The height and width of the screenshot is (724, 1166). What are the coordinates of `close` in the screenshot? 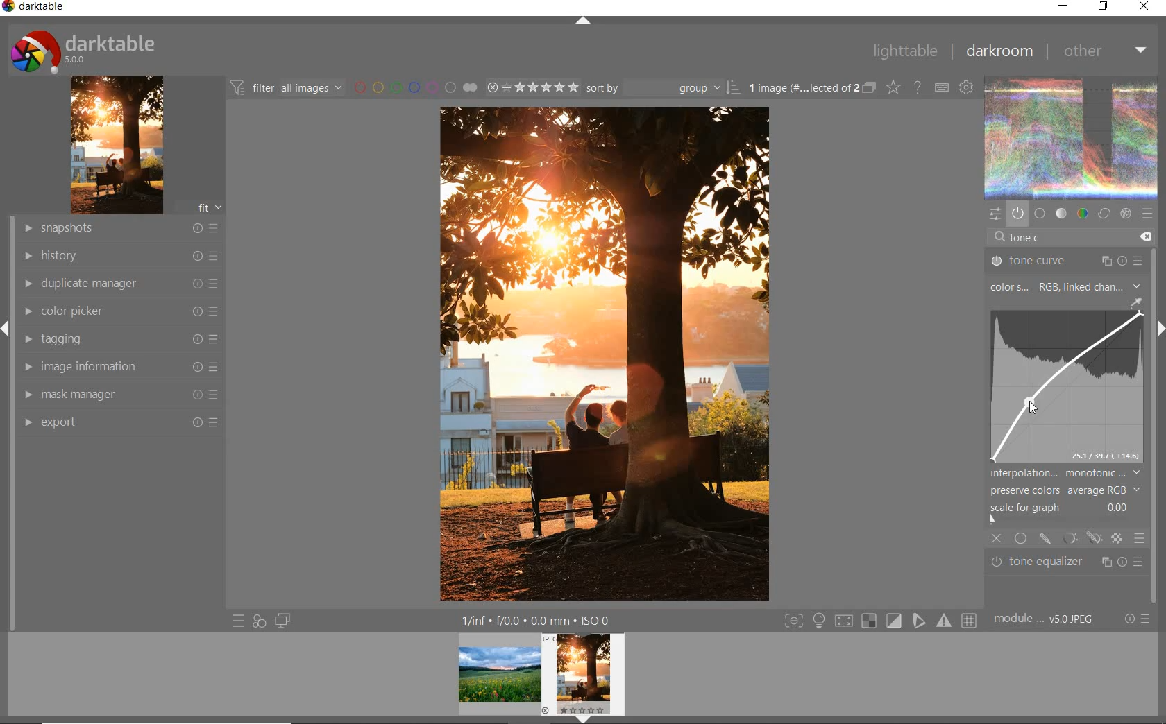 It's located at (1144, 7).